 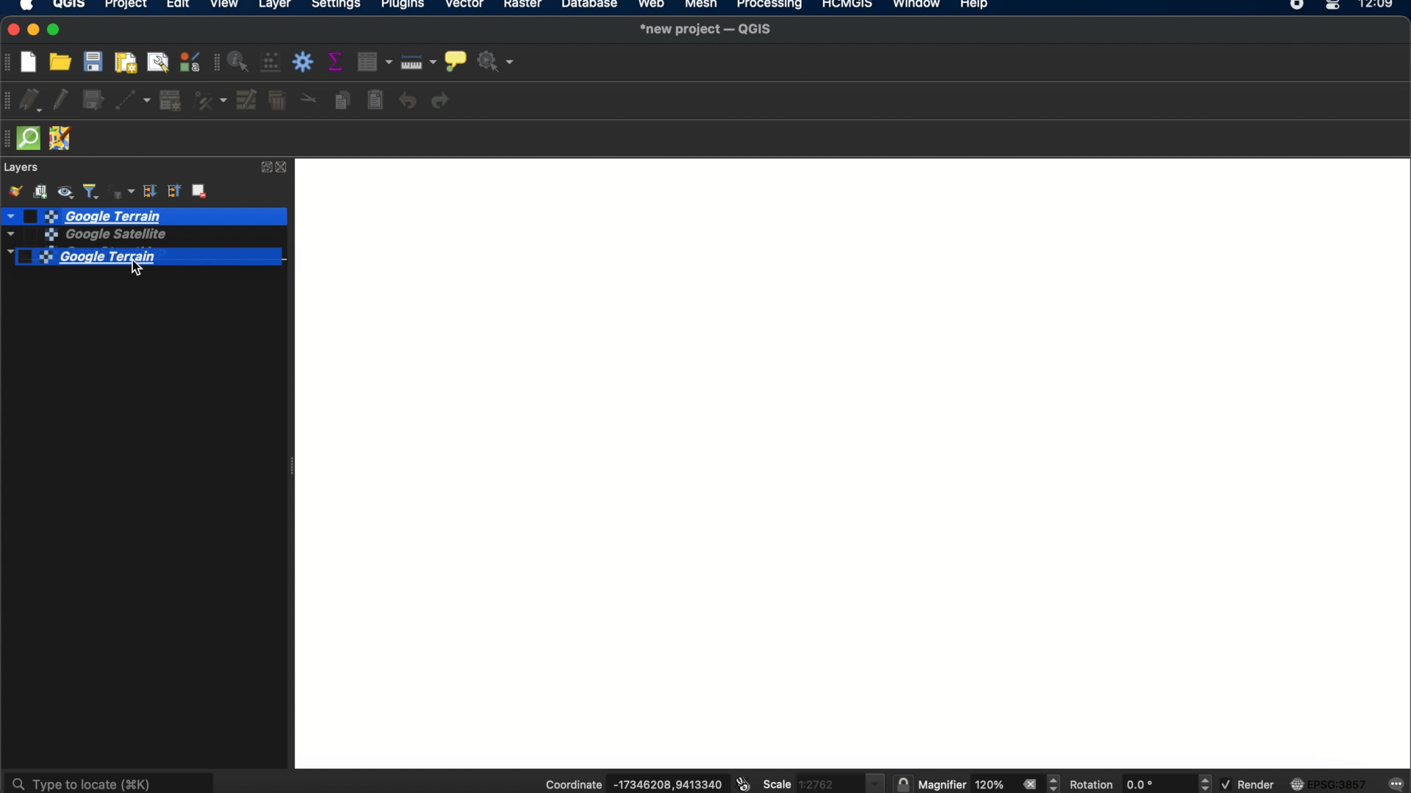 I want to click on QGIS, so click(x=69, y=6).